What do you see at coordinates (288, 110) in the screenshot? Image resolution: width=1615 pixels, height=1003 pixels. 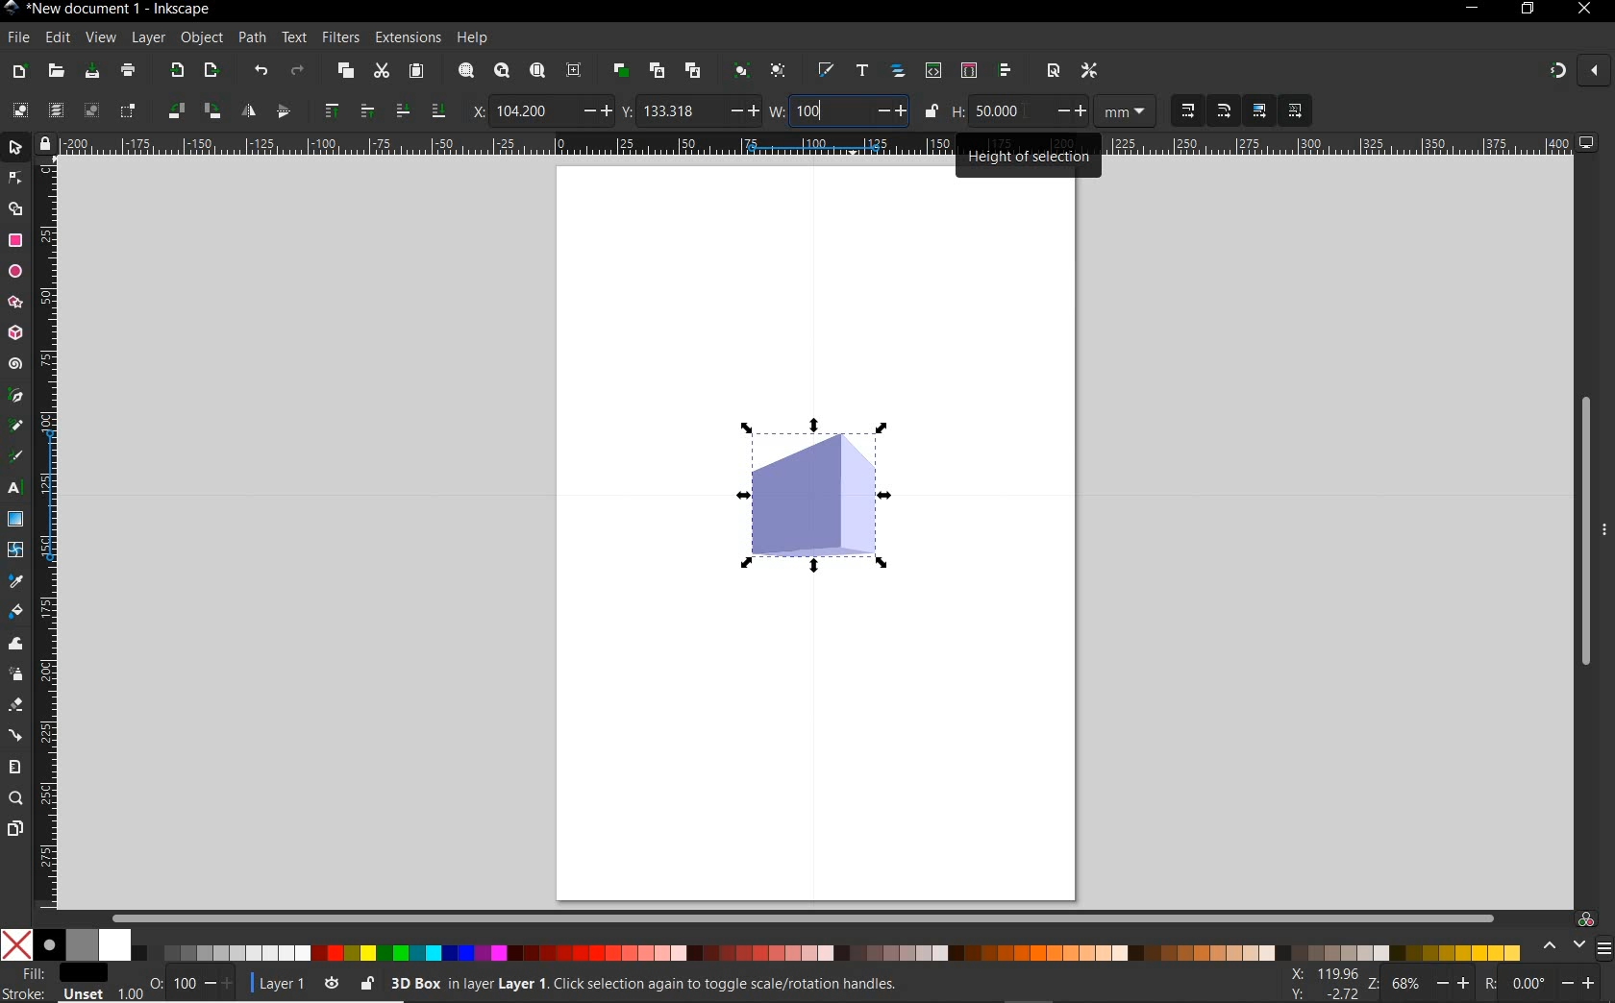 I see `object flip` at bounding box center [288, 110].